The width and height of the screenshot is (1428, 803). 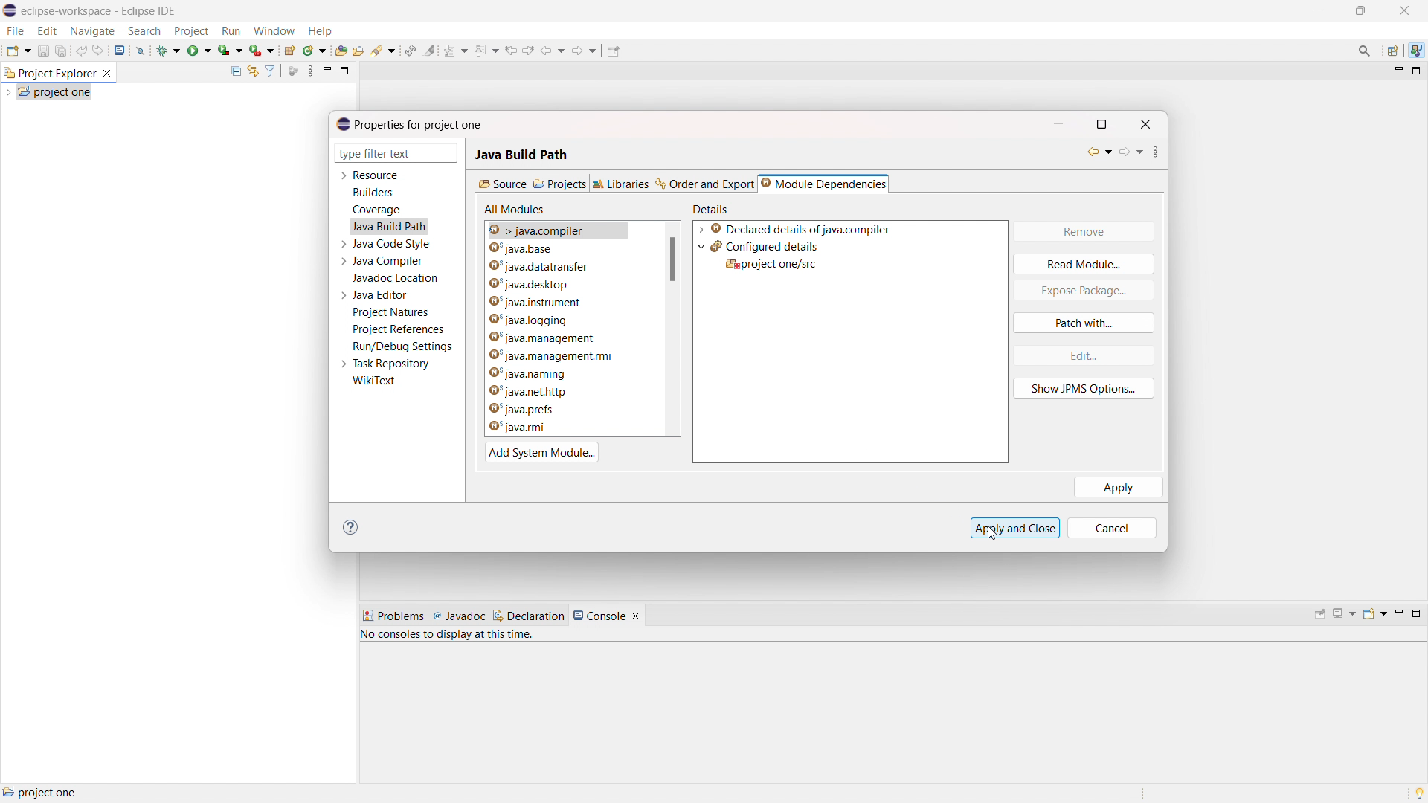 I want to click on tip of the day, so click(x=1419, y=793).